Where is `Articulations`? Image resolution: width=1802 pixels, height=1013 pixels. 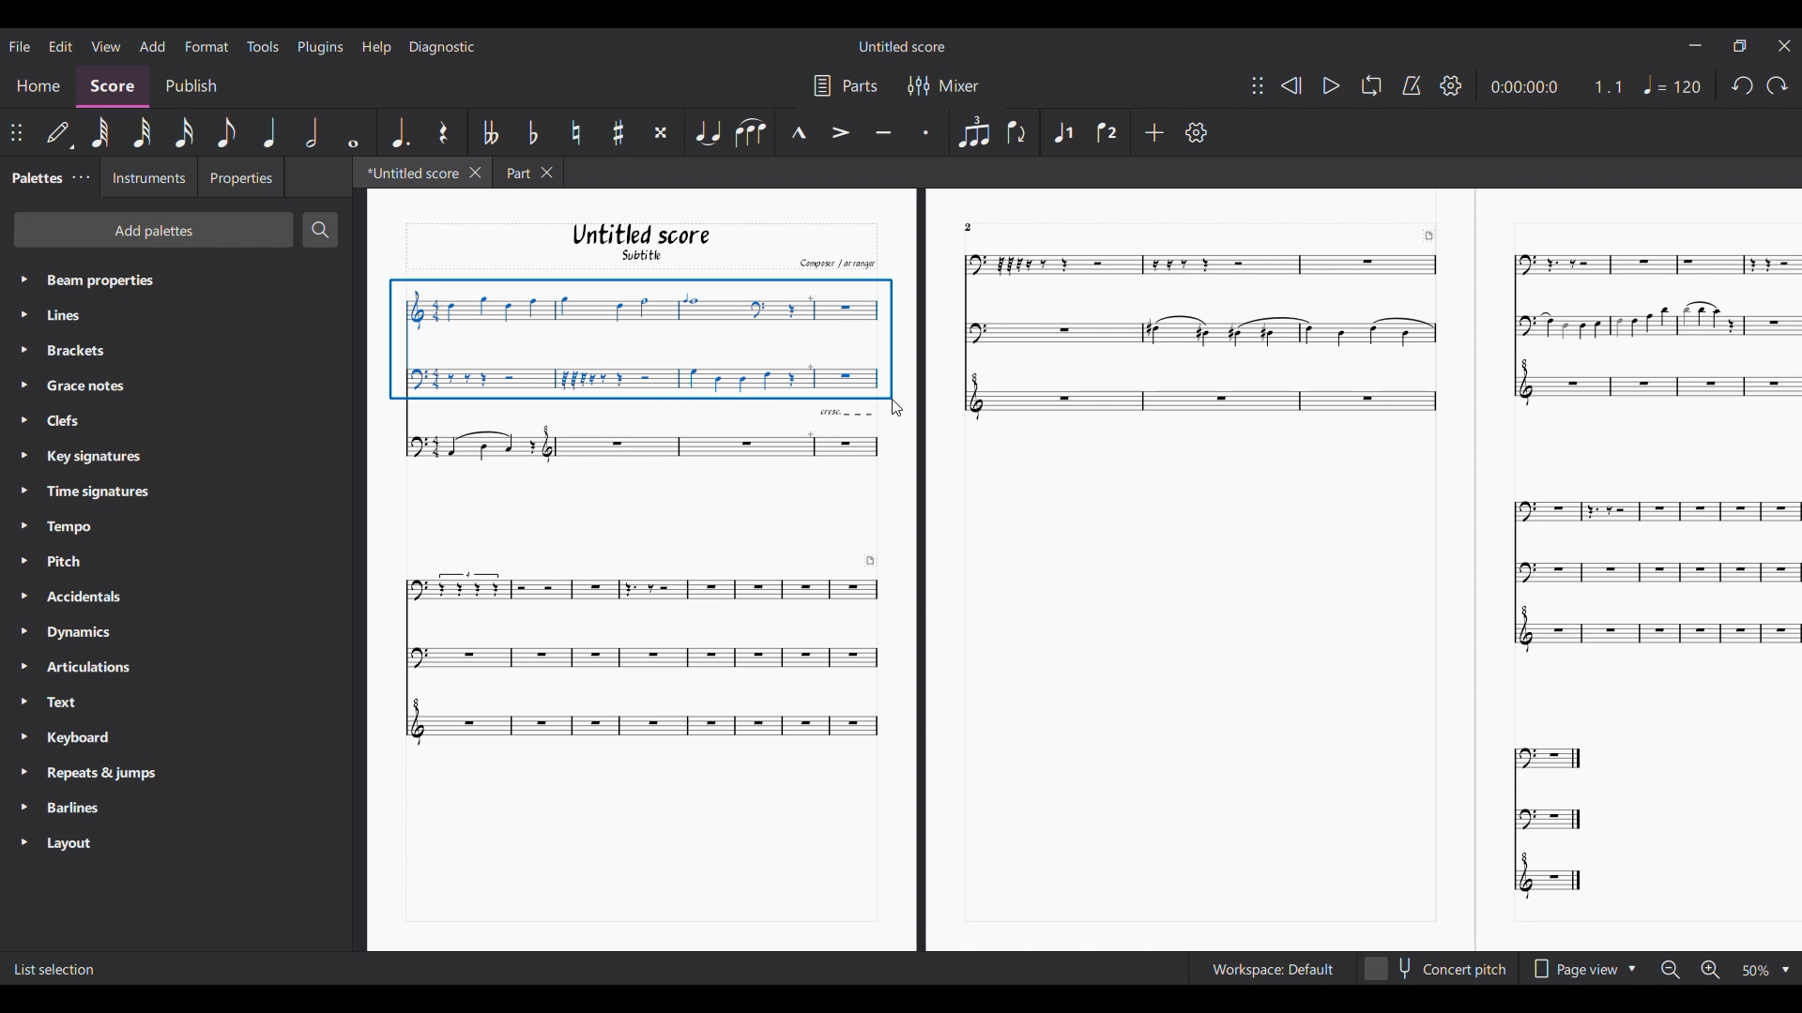
Articulations is located at coordinates (94, 666).